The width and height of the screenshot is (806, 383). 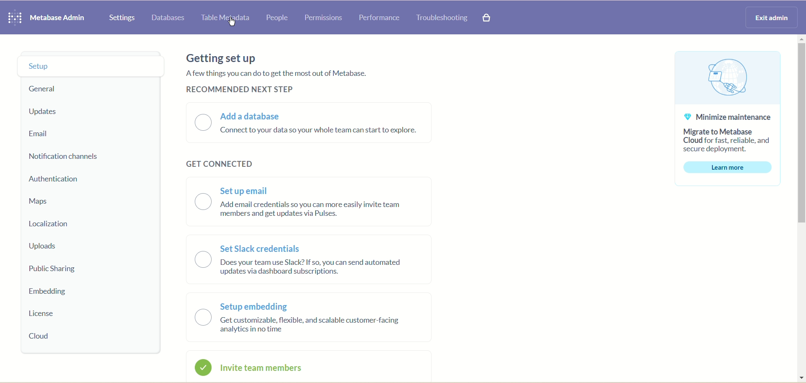 What do you see at coordinates (44, 336) in the screenshot?
I see `Cloud` at bounding box center [44, 336].